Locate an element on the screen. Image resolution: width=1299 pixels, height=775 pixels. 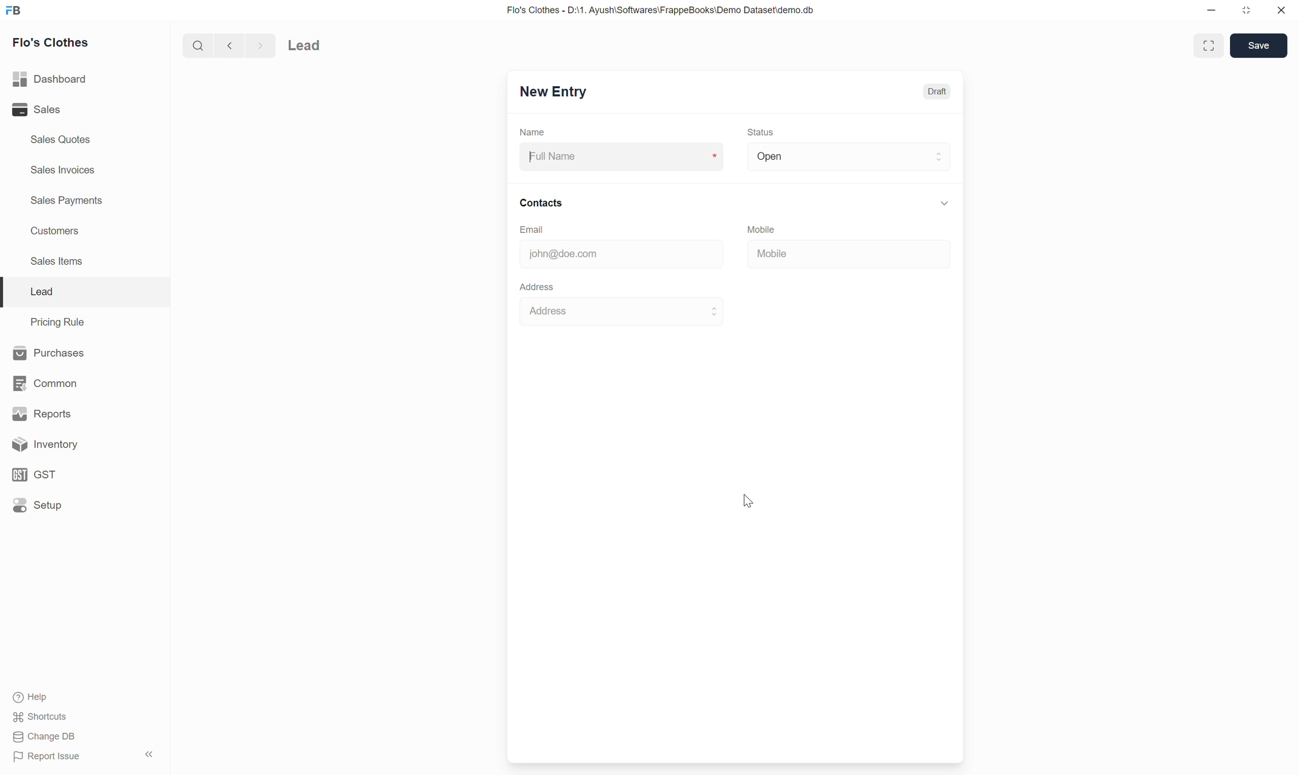
 Change DB is located at coordinates (42, 738).